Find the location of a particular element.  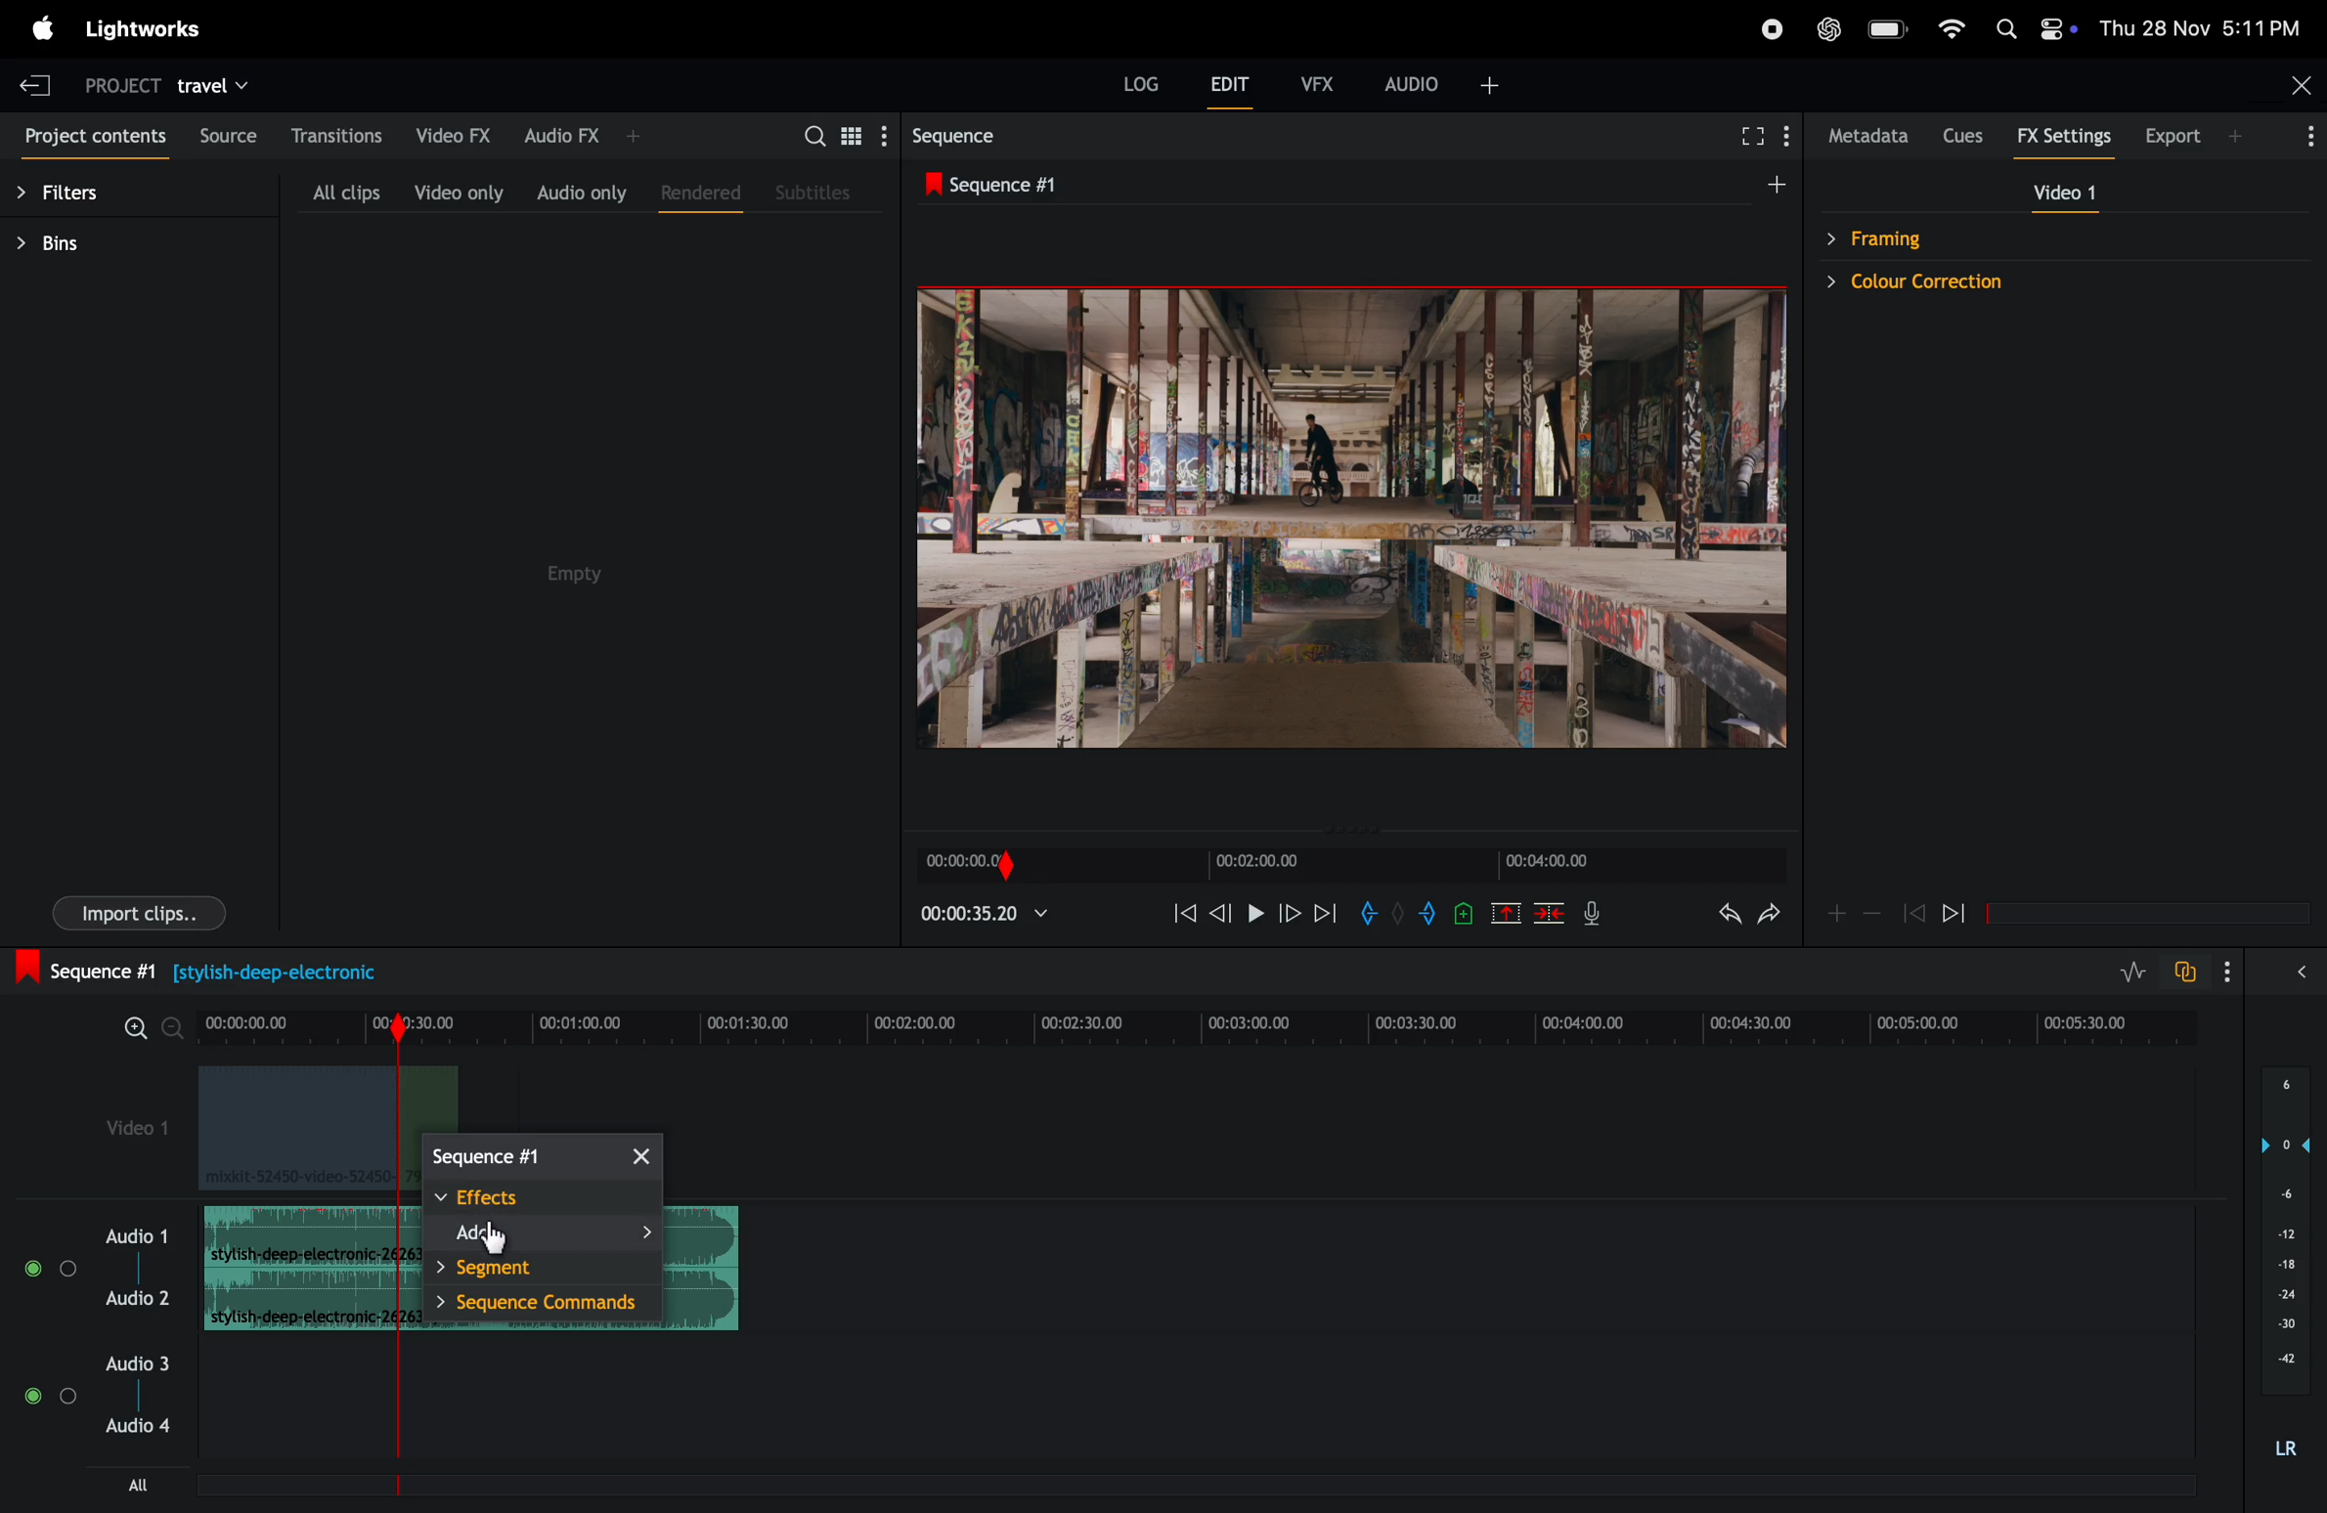

add is located at coordinates (548, 1236).